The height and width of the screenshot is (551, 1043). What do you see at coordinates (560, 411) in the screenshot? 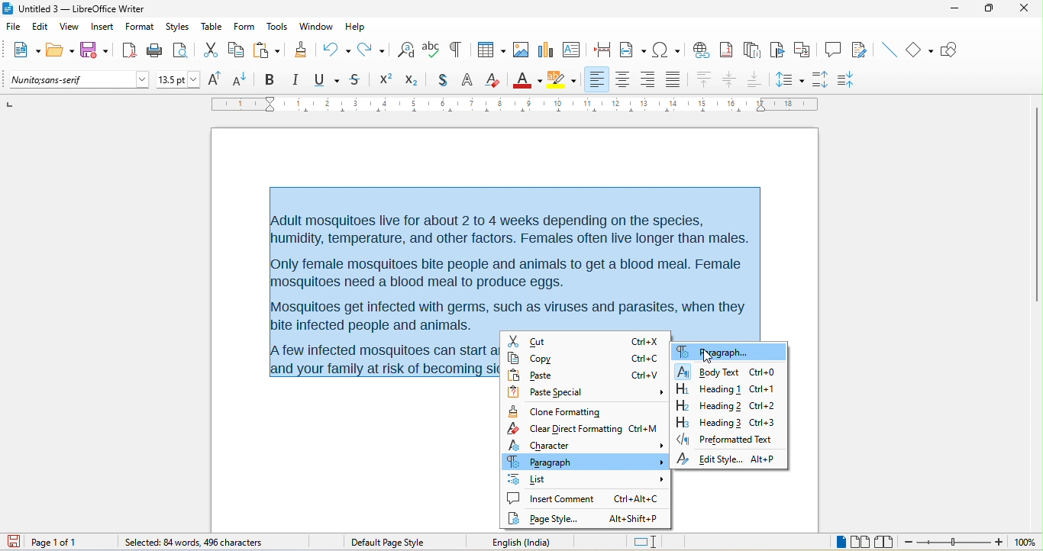
I see `clone formatting` at bounding box center [560, 411].